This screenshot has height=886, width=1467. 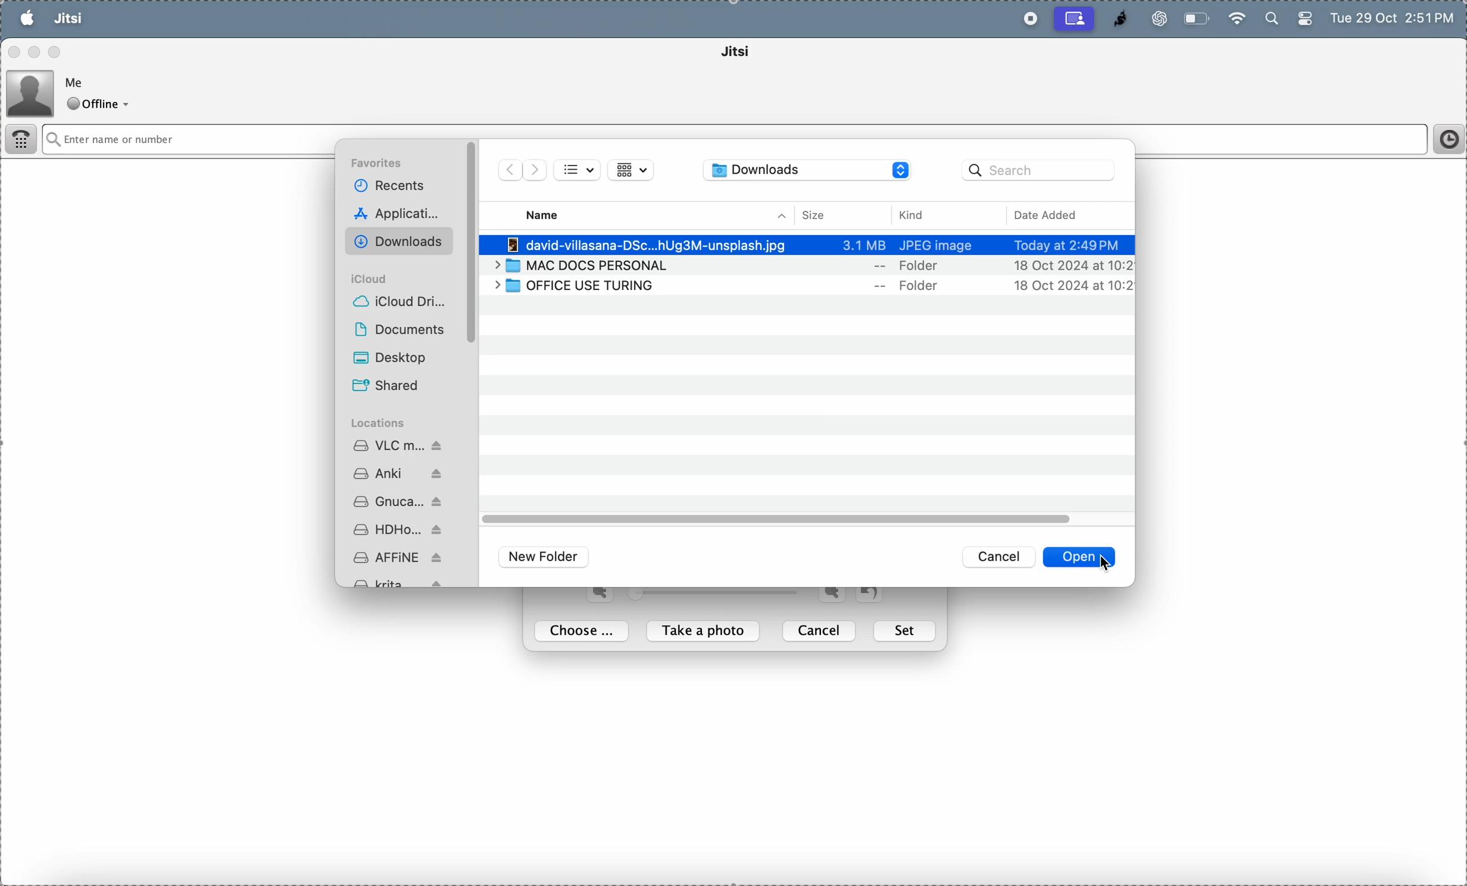 What do you see at coordinates (397, 187) in the screenshot?
I see `recent` at bounding box center [397, 187].